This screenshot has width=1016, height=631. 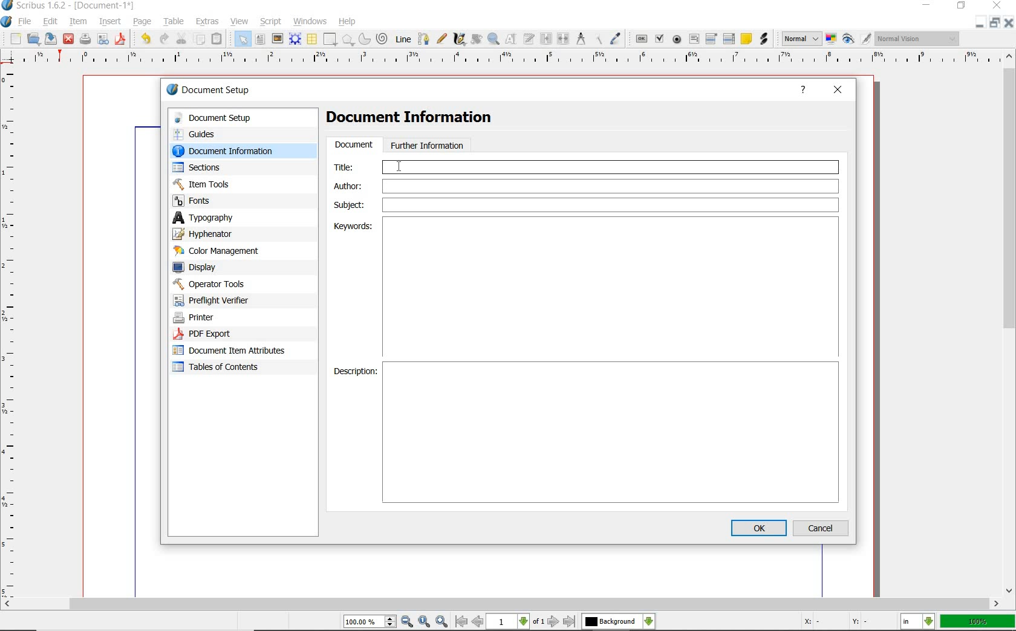 What do you see at coordinates (801, 39) in the screenshot?
I see `select image preview mode` at bounding box center [801, 39].